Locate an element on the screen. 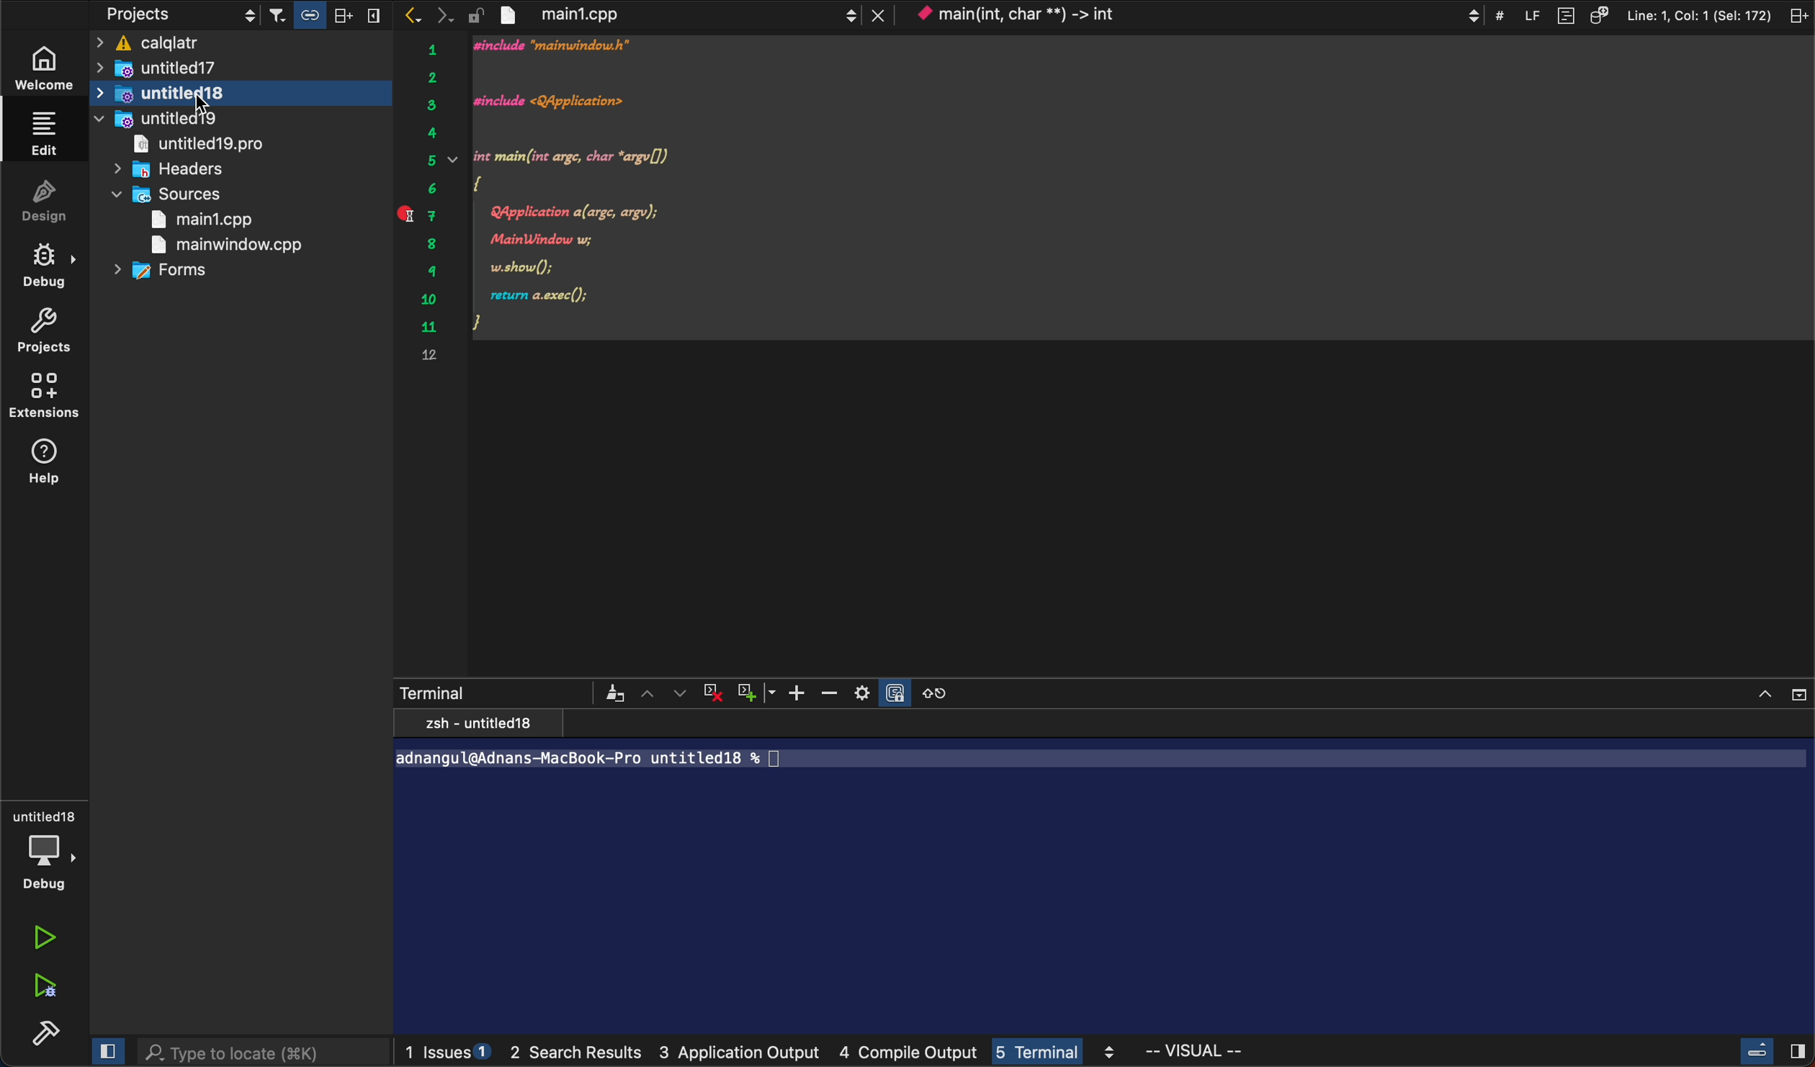 The width and height of the screenshot is (1815, 1067).  is located at coordinates (619, 693).